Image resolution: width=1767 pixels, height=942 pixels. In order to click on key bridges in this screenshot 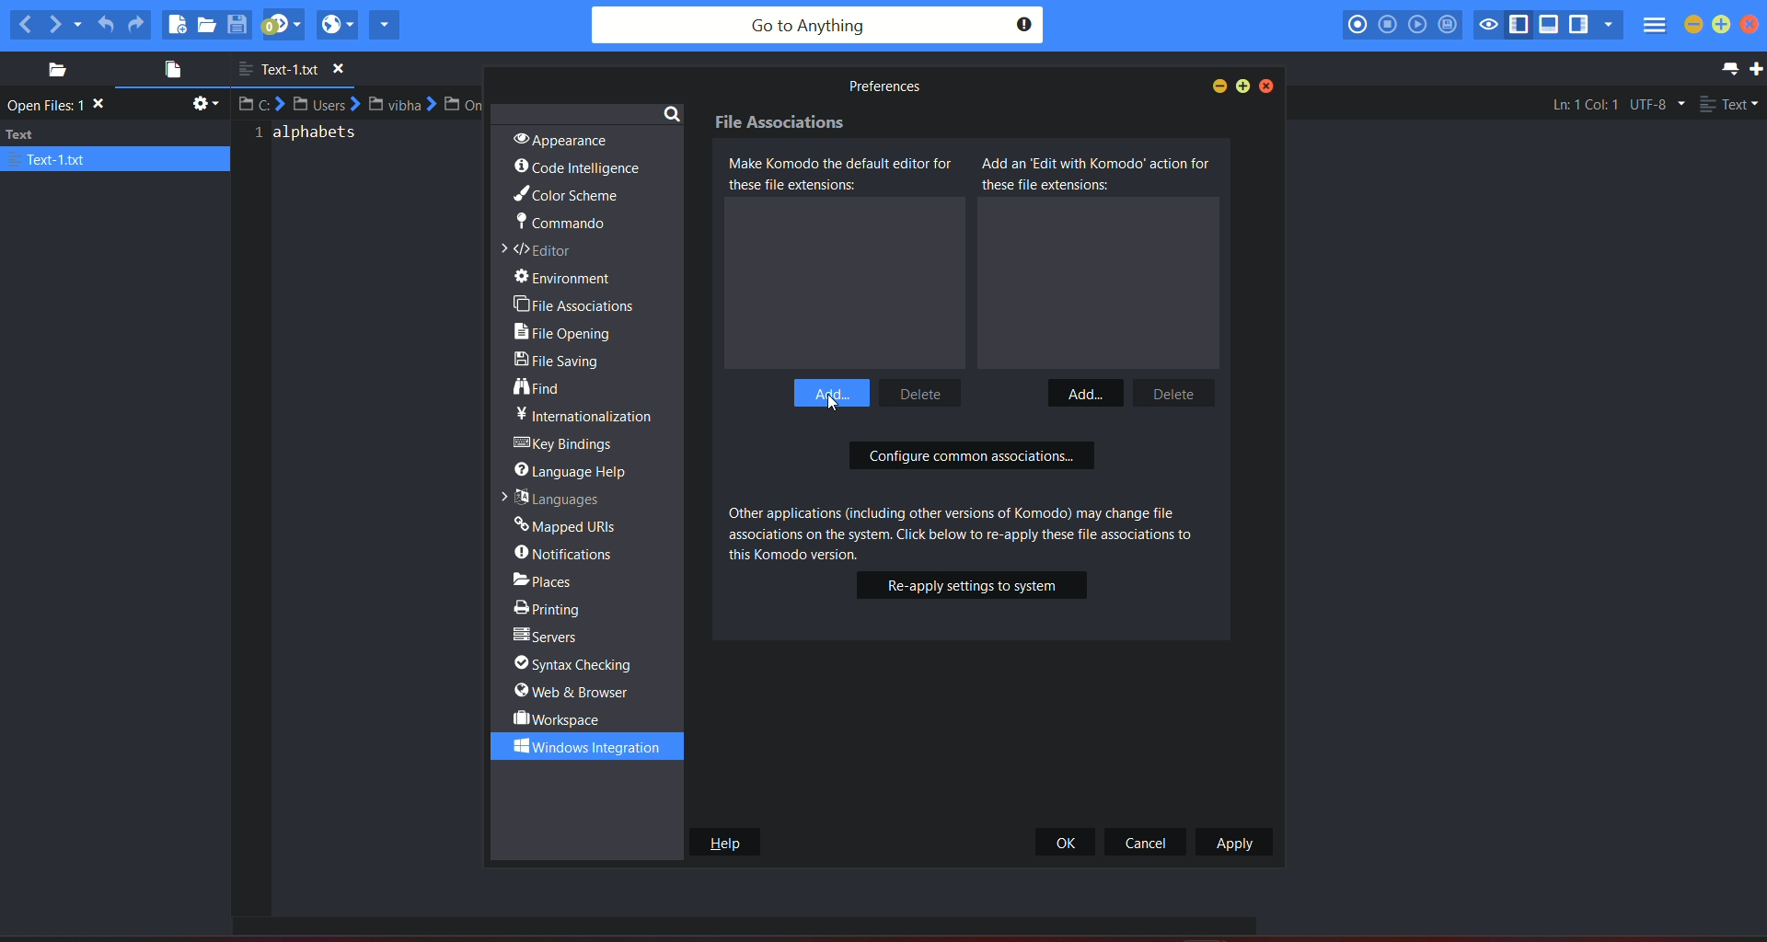, I will do `click(567, 444)`.